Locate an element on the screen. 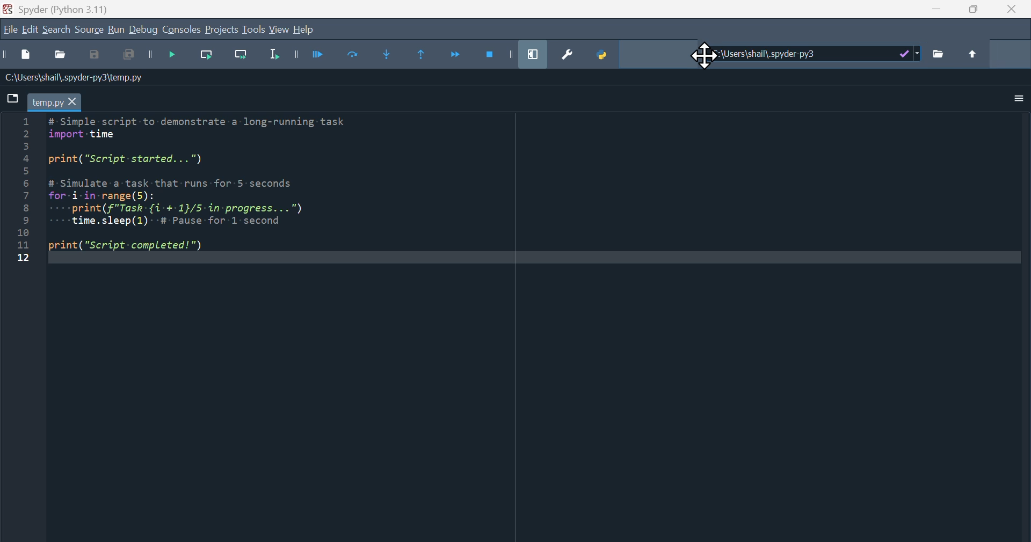 This screenshot has height=542, width=1031. Upload file is located at coordinates (974, 54).